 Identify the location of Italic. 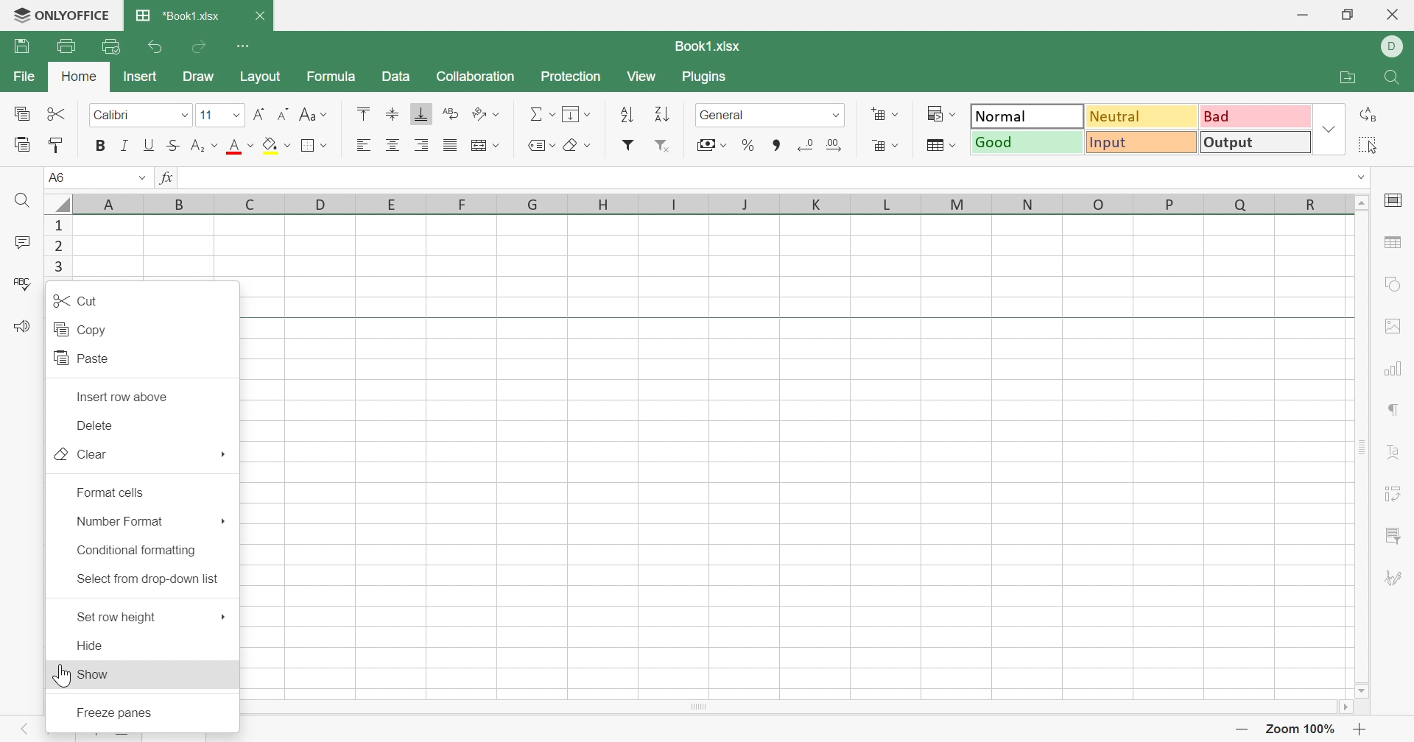
(126, 145).